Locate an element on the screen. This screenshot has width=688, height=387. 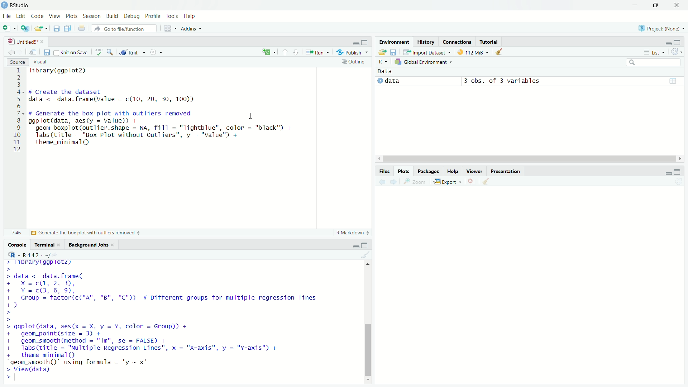
Packages is located at coordinates (427, 171).